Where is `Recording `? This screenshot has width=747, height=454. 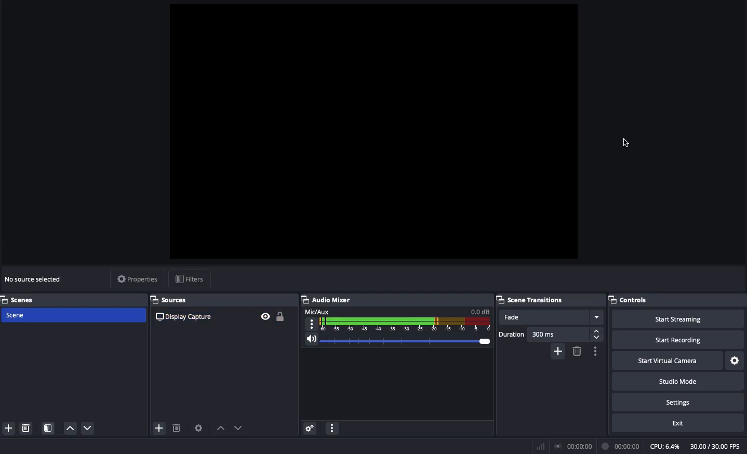
Recording  is located at coordinates (621, 446).